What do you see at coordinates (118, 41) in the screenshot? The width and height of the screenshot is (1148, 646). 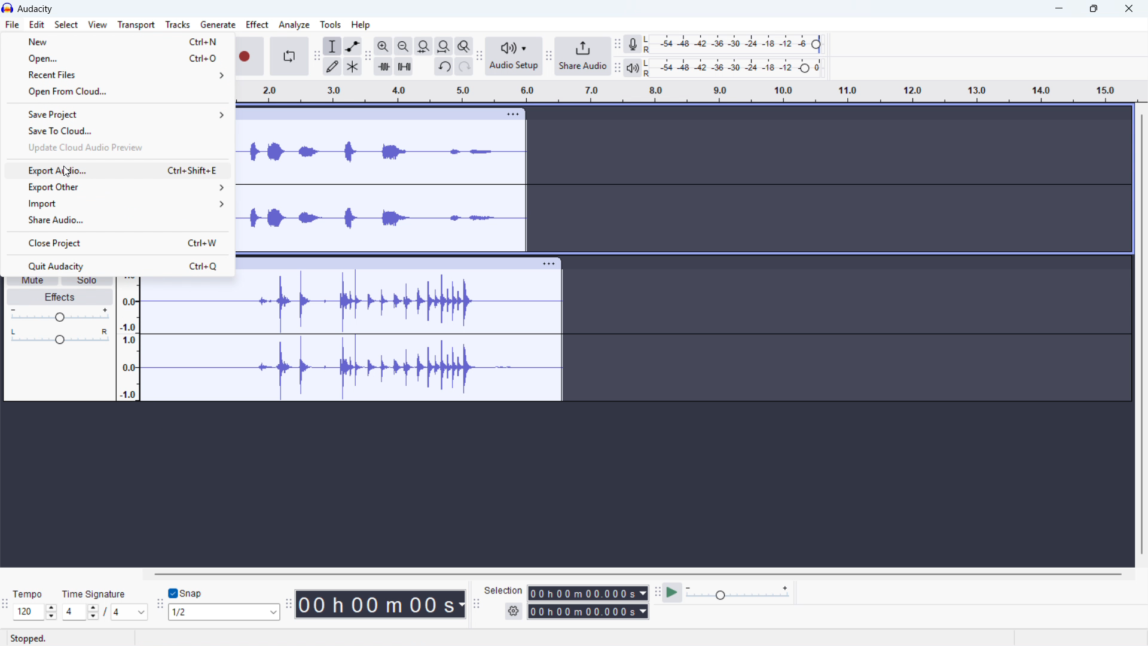 I see `New ` at bounding box center [118, 41].